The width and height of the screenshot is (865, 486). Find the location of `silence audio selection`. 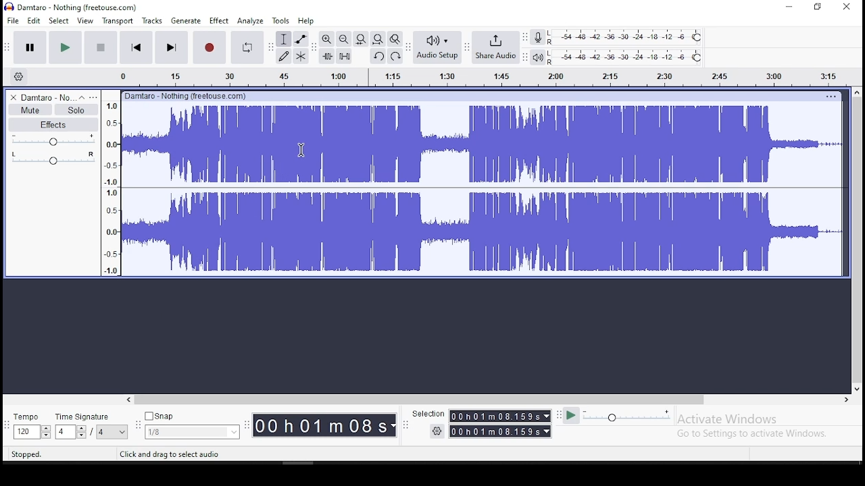

silence audio selection is located at coordinates (345, 55).